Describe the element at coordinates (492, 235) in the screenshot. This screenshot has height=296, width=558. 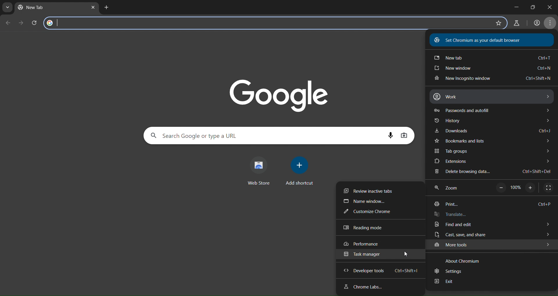
I see `cast, save and share` at that location.